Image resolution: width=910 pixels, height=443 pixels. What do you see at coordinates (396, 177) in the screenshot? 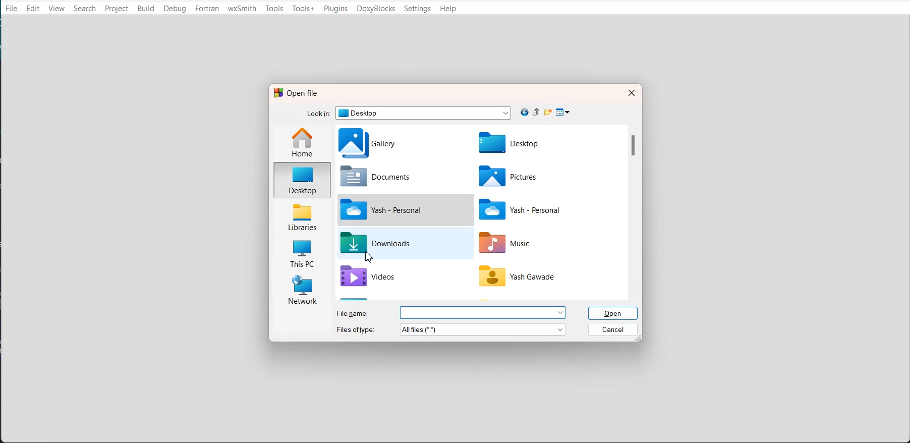
I see `Documents` at bounding box center [396, 177].